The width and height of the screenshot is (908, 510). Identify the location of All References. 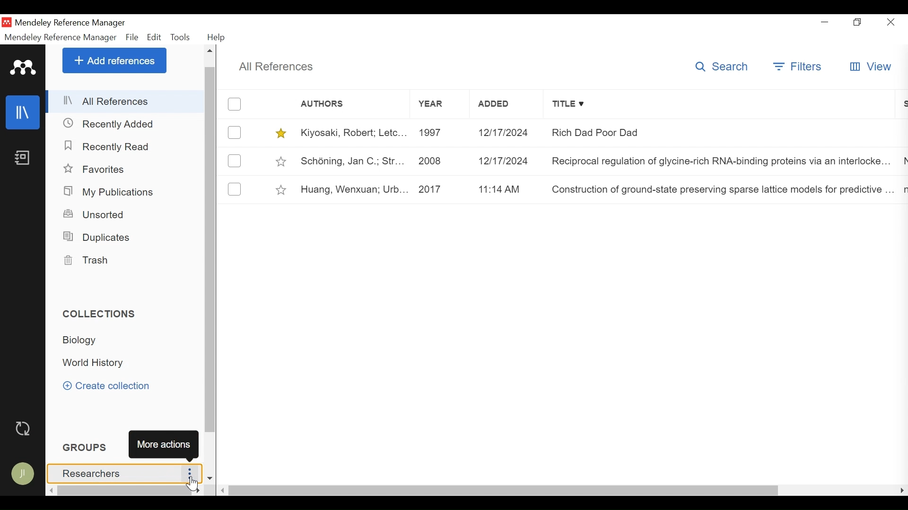
(126, 101).